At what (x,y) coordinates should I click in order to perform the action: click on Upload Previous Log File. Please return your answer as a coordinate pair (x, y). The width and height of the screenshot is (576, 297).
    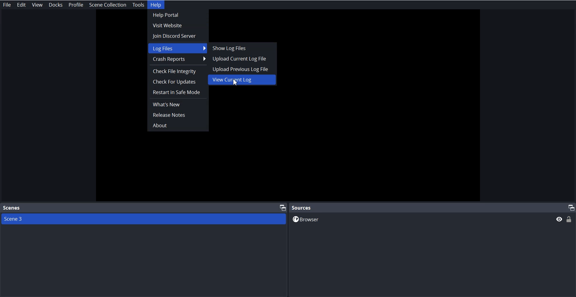
    Looking at the image, I should click on (241, 70).